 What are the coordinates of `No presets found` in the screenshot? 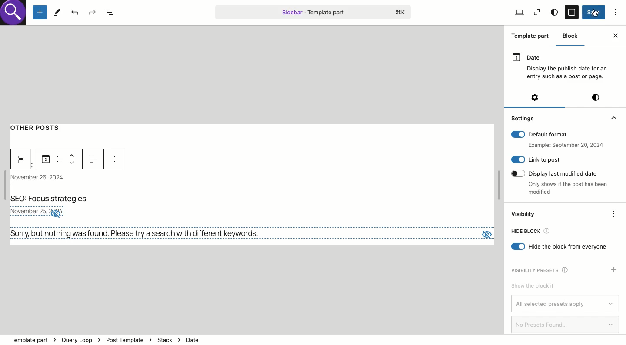 It's located at (566, 325).